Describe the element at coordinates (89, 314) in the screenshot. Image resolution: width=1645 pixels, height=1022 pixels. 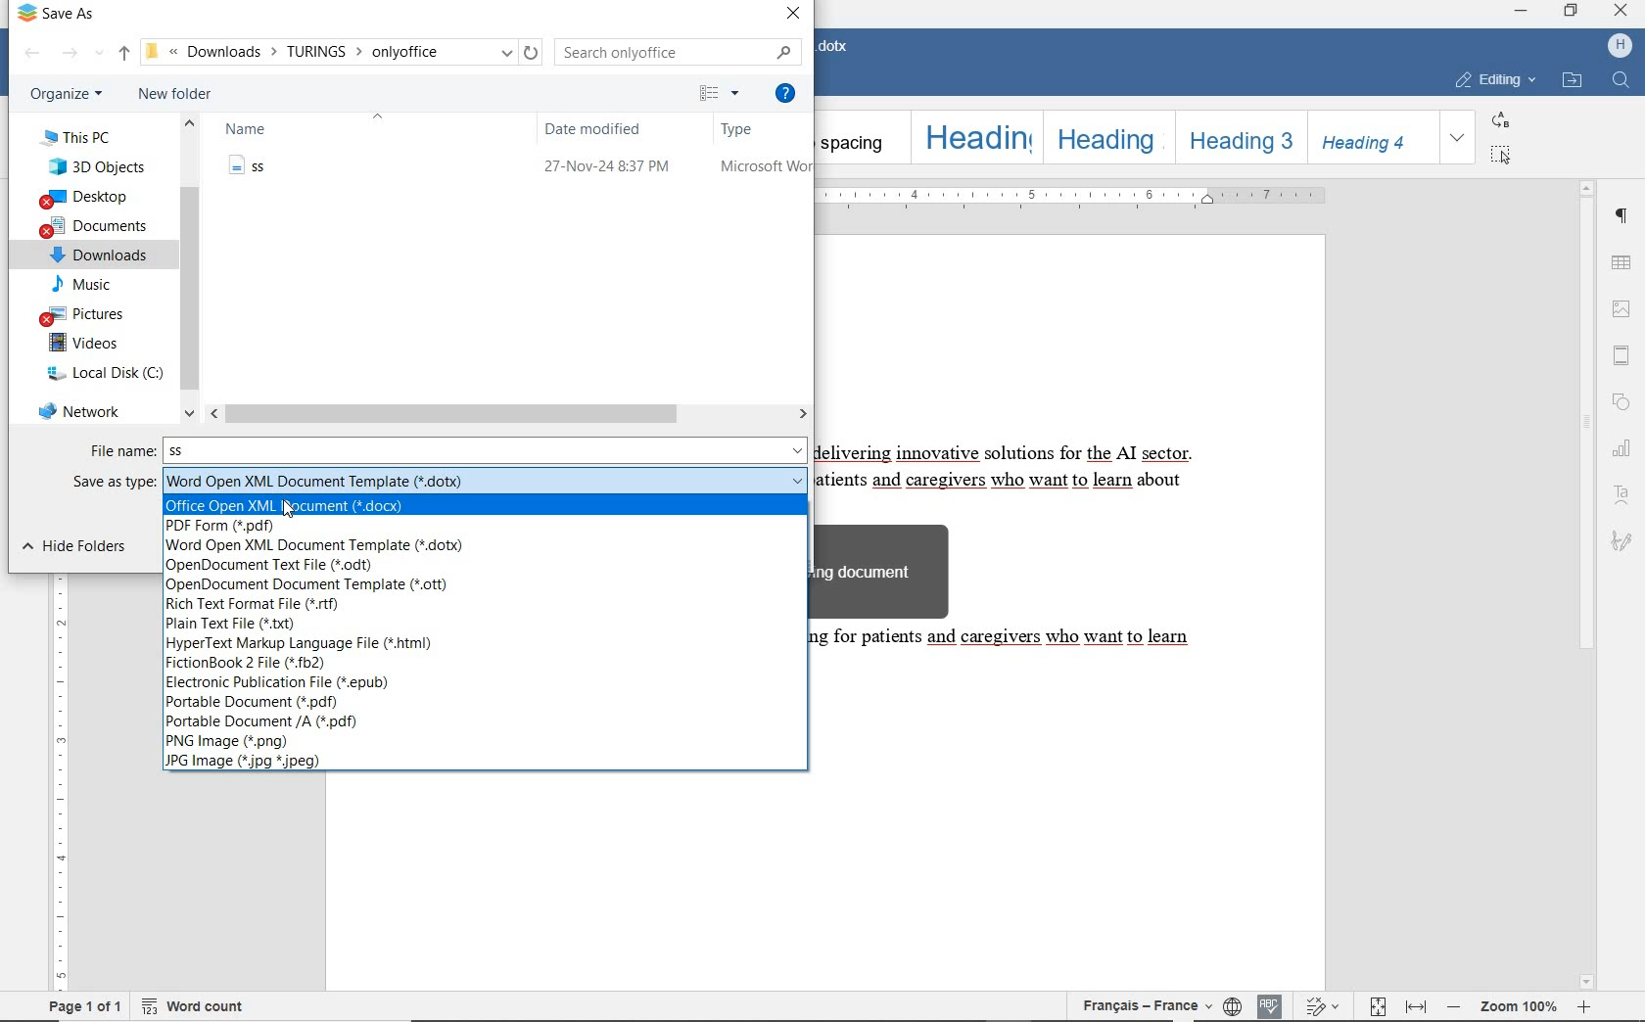
I see `PICTURES` at that location.